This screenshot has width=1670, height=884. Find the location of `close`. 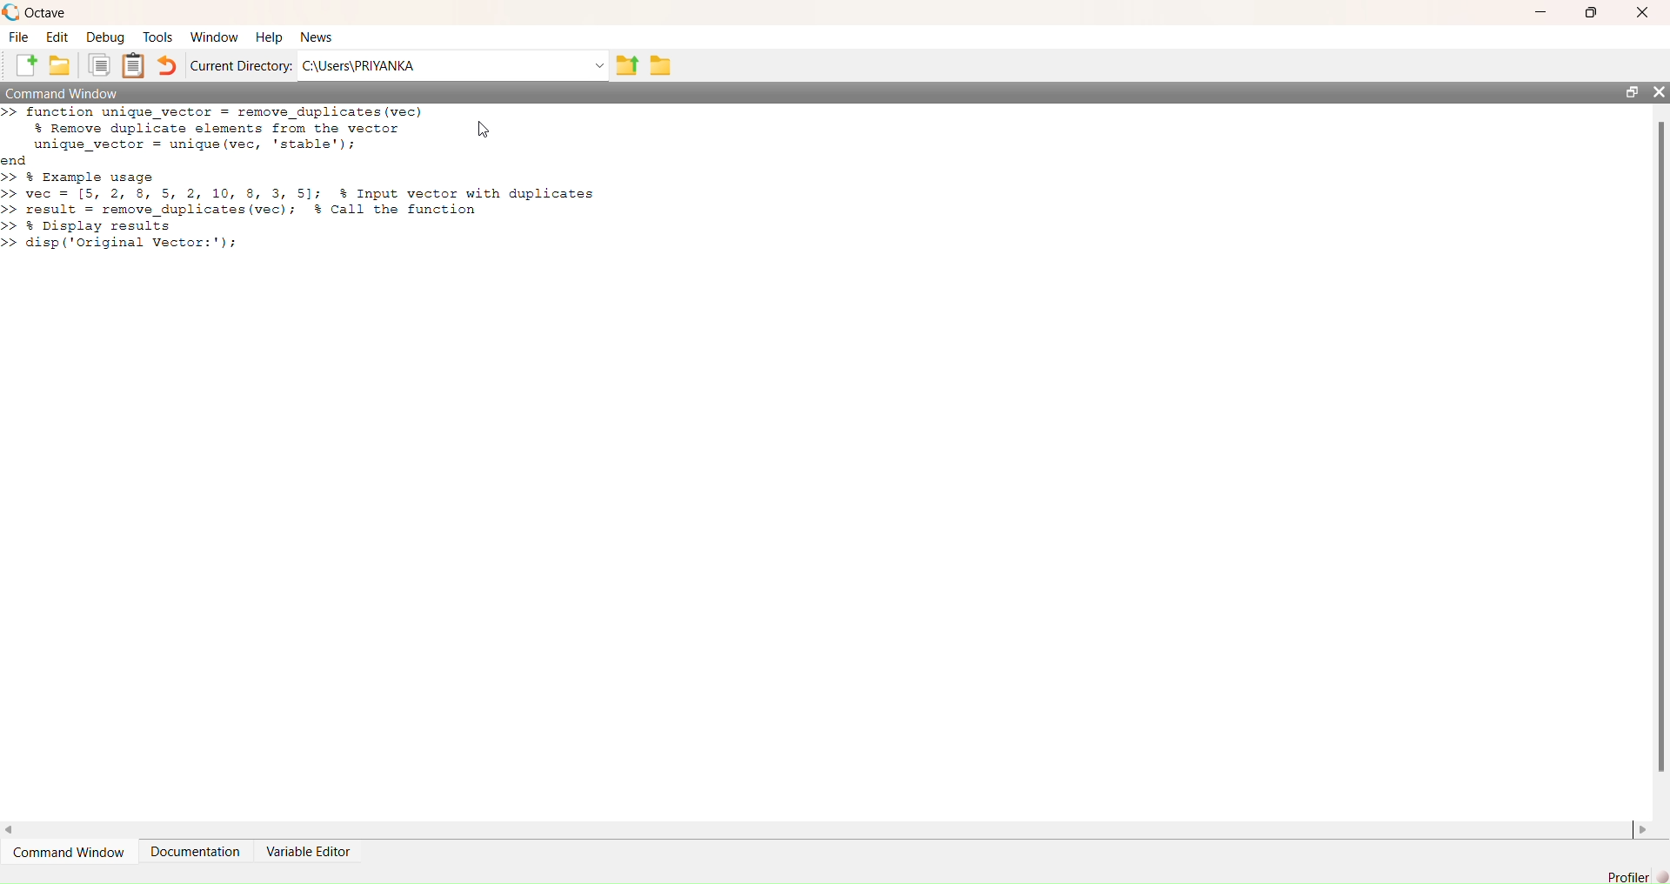

close is located at coordinates (1643, 12).